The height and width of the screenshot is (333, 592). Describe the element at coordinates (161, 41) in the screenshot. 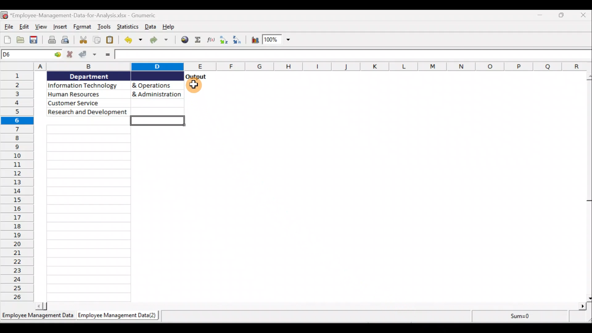

I see `Redo undone action` at that location.